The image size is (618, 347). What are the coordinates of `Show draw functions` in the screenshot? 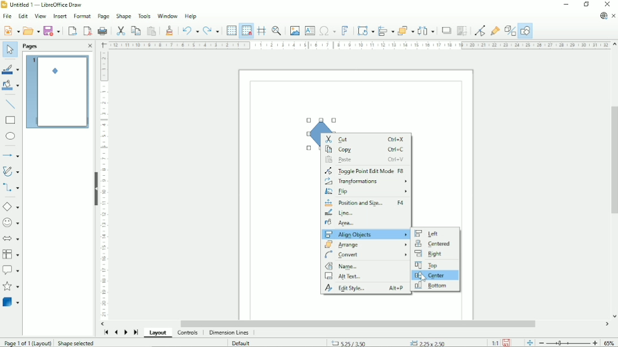 It's located at (526, 31).